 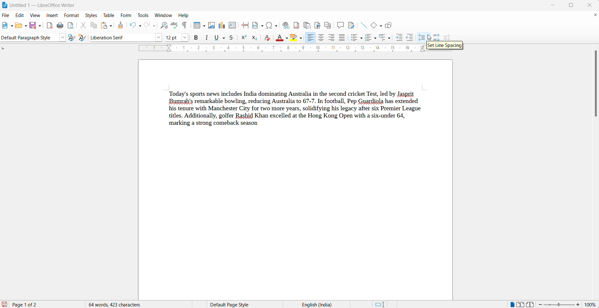 I want to click on toggle ordered list, so click(x=375, y=38).